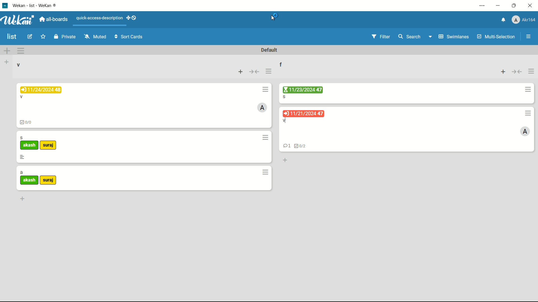 This screenshot has height=302, width=538. Describe the element at coordinates (263, 107) in the screenshot. I see `admin` at that location.